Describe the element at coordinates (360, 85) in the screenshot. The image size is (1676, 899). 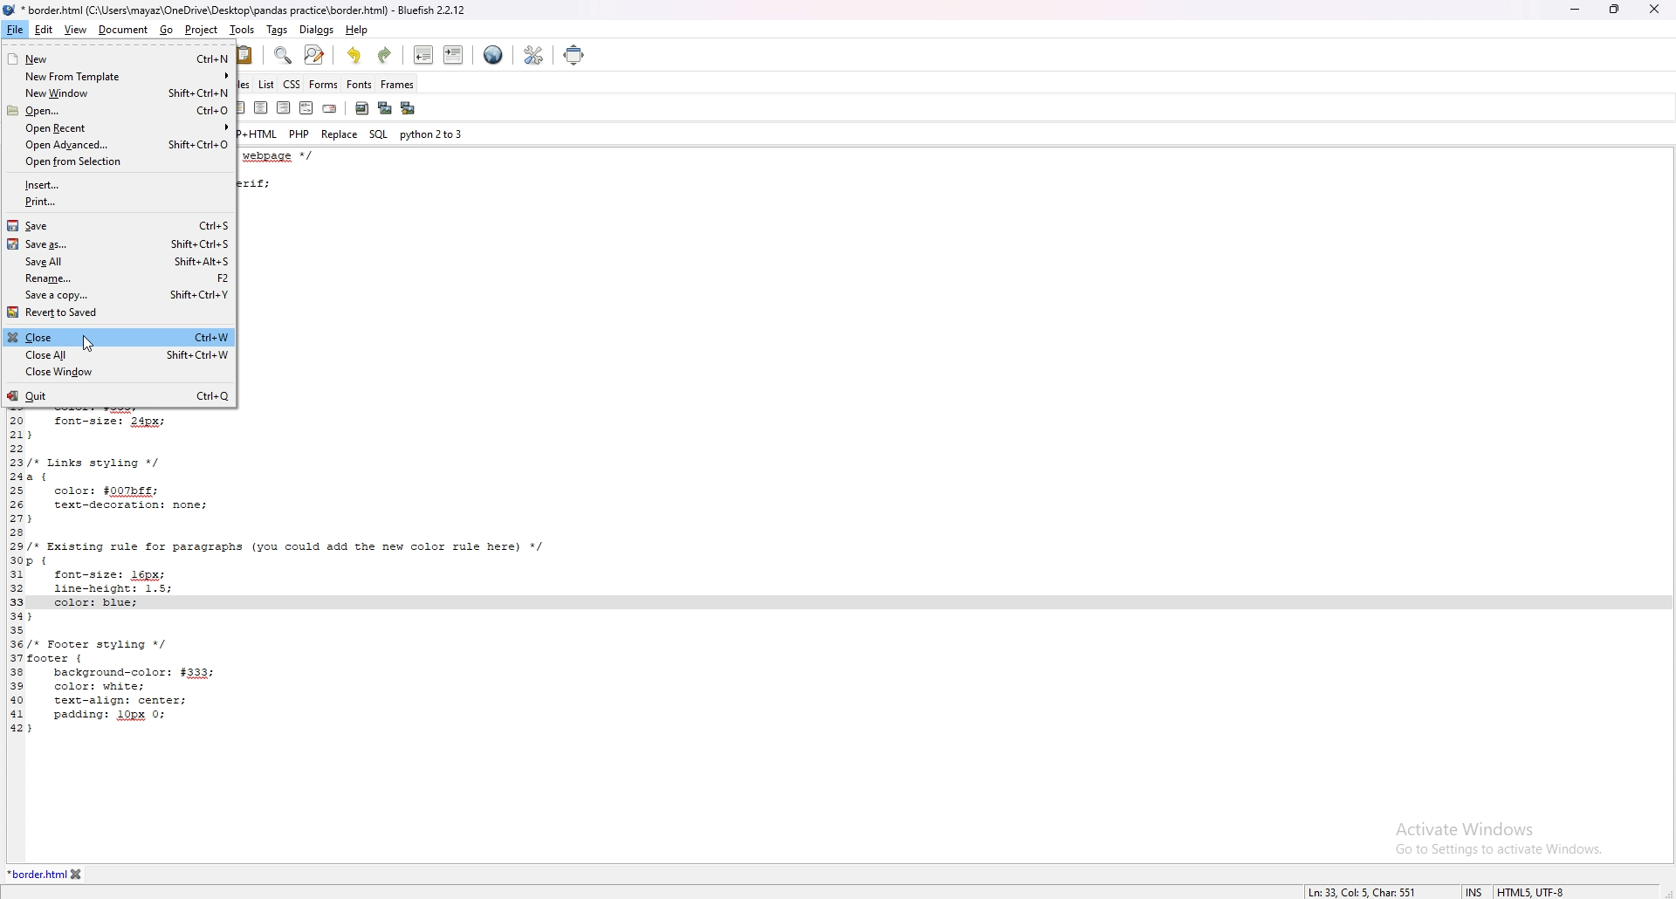
I see `fonts` at that location.